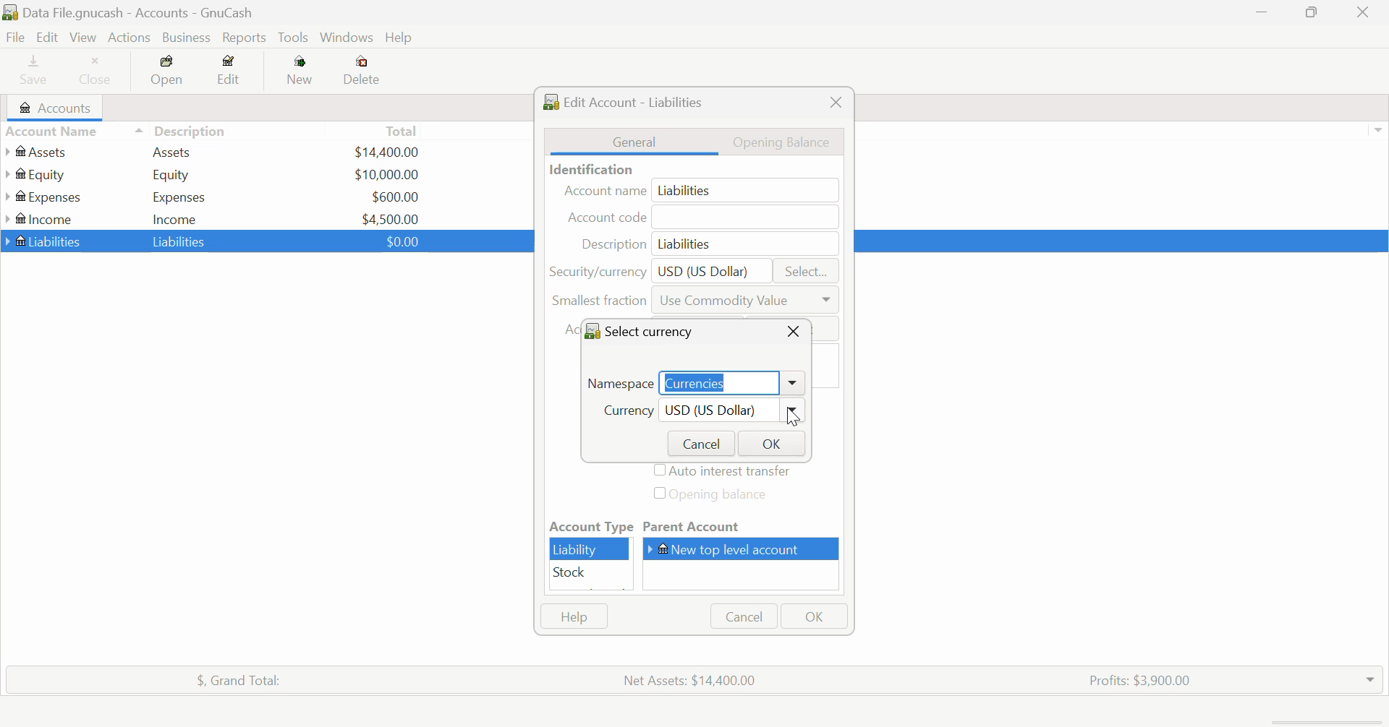  Describe the element at coordinates (127, 38) in the screenshot. I see `Actions` at that location.